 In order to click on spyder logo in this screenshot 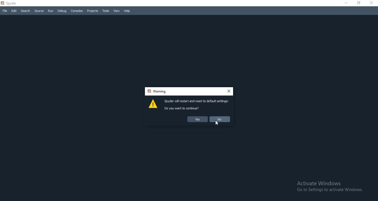, I will do `click(3, 3)`.